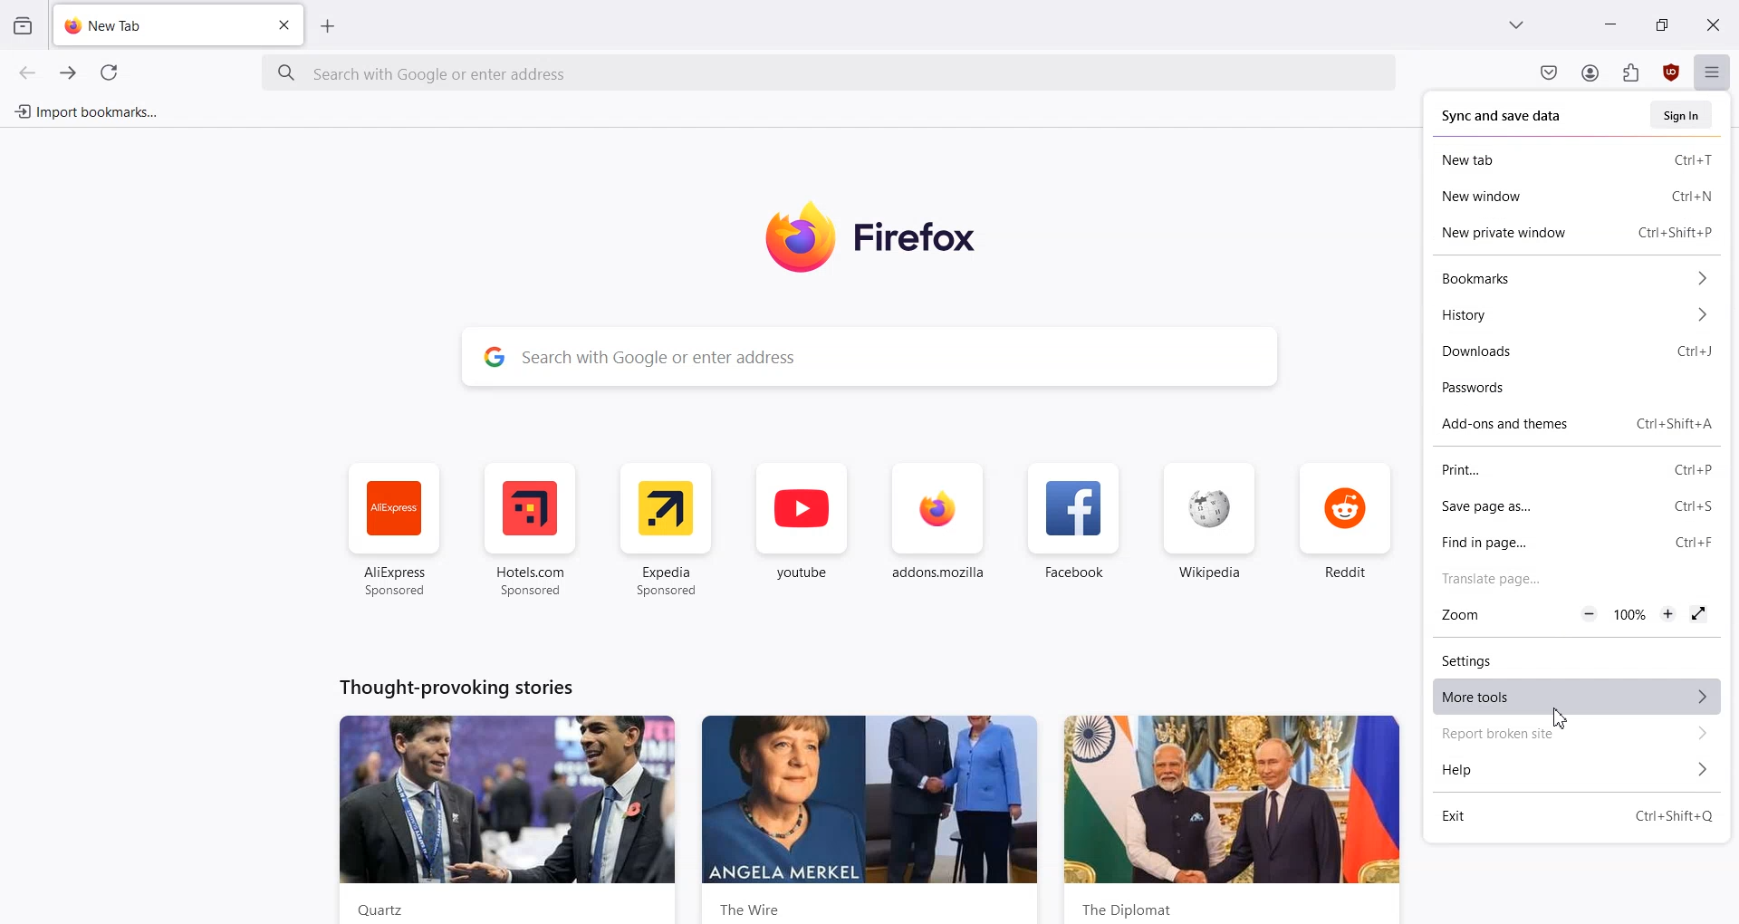  What do you see at coordinates (869, 820) in the screenshot?
I see `News` at bounding box center [869, 820].